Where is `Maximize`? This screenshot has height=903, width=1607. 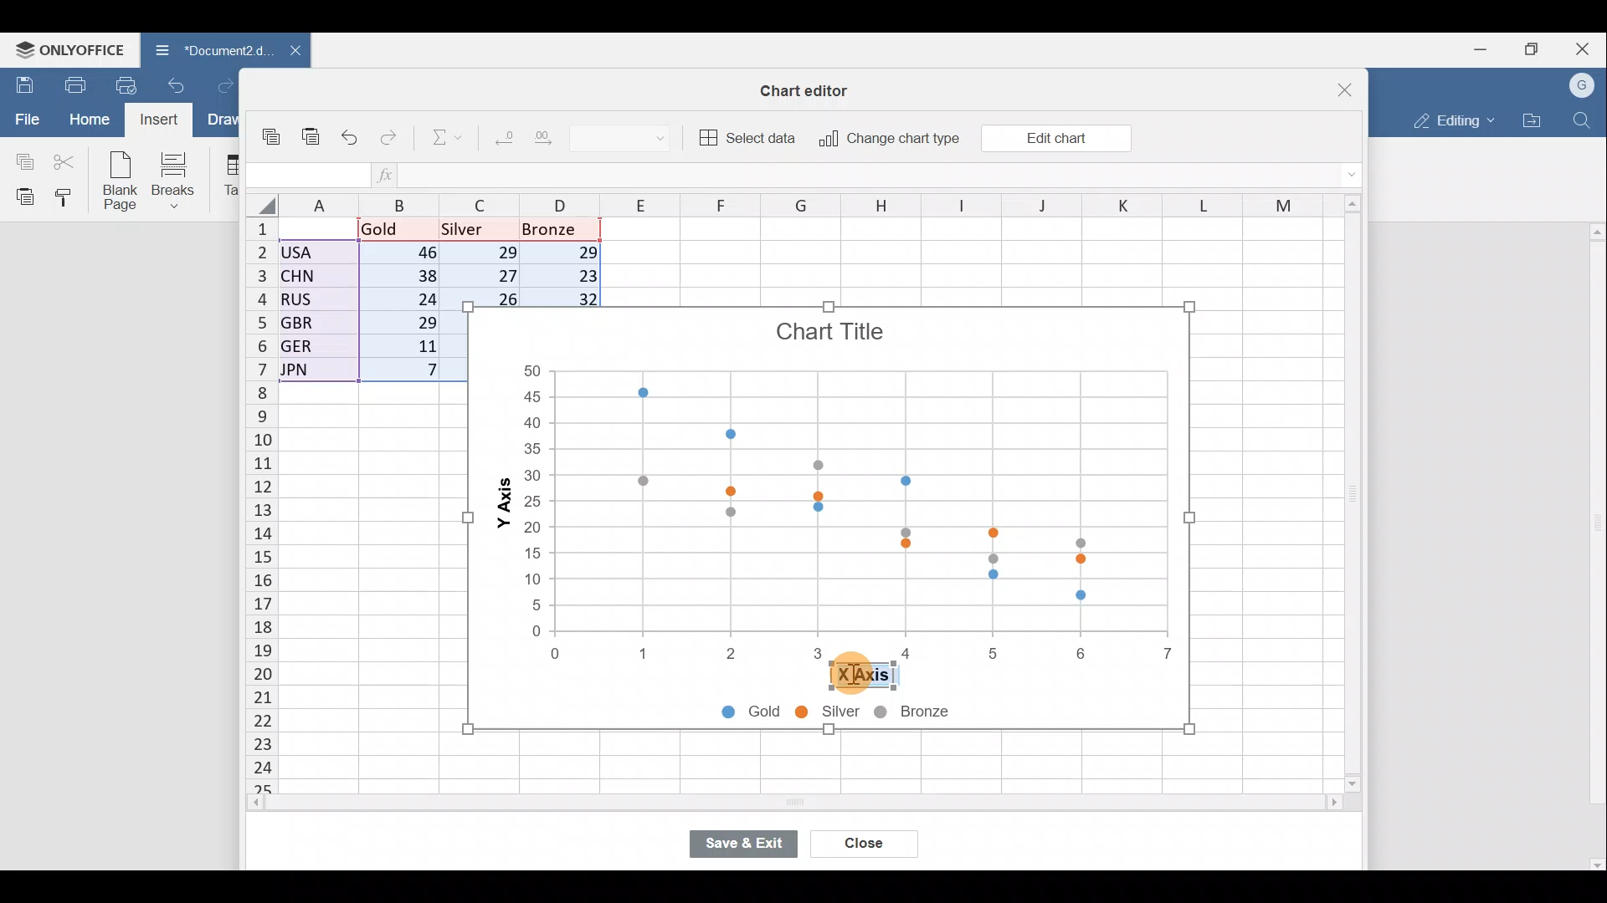
Maximize is located at coordinates (1533, 49).